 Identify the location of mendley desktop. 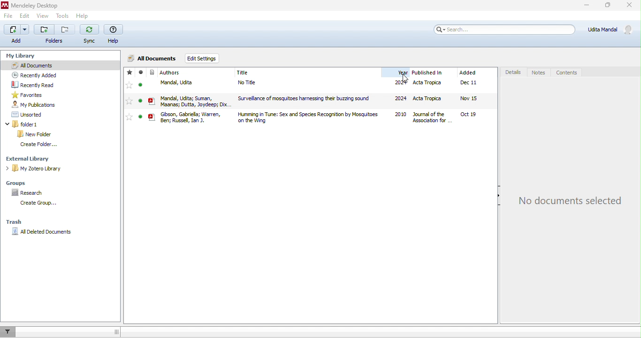
(32, 6).